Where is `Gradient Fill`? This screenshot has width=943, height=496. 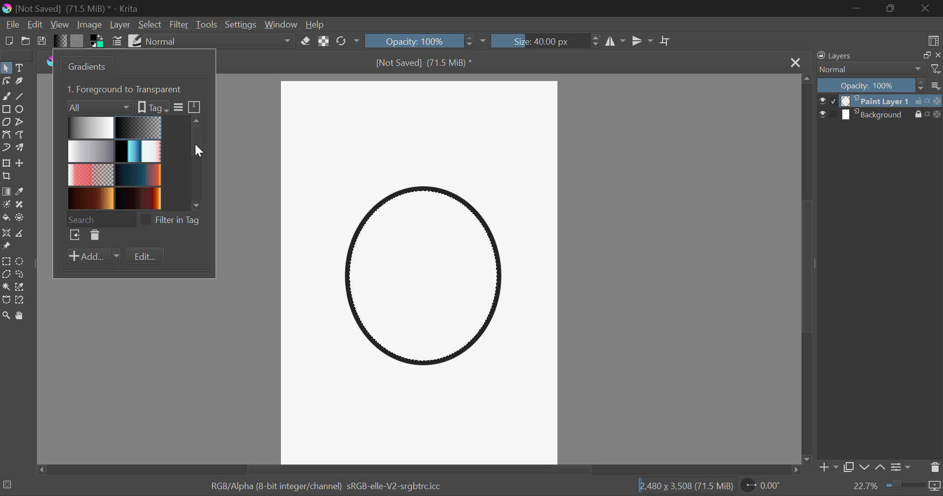 Gradient Fill is located at coordinates (6, 192).